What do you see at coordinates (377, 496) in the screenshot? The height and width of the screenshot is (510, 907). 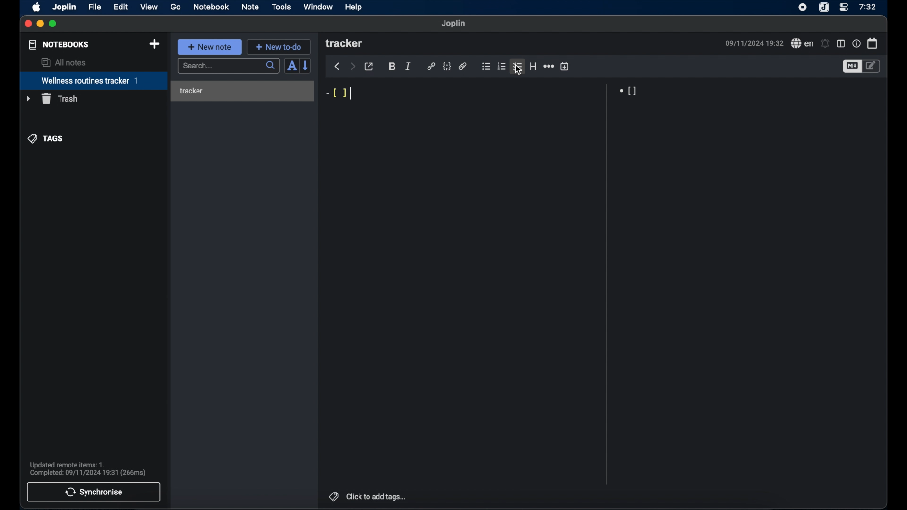 I see `click to add tags` at bounding box center [377, 496].